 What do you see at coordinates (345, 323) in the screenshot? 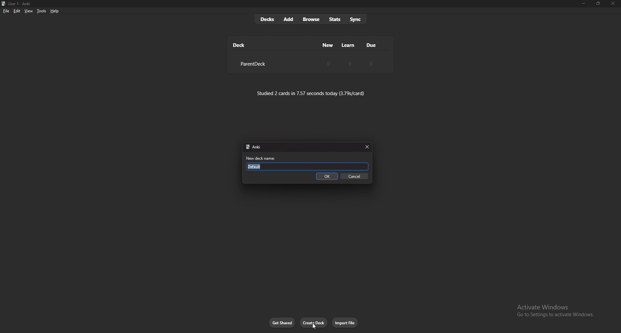
I see `import file` at bounding box center [345, 323].